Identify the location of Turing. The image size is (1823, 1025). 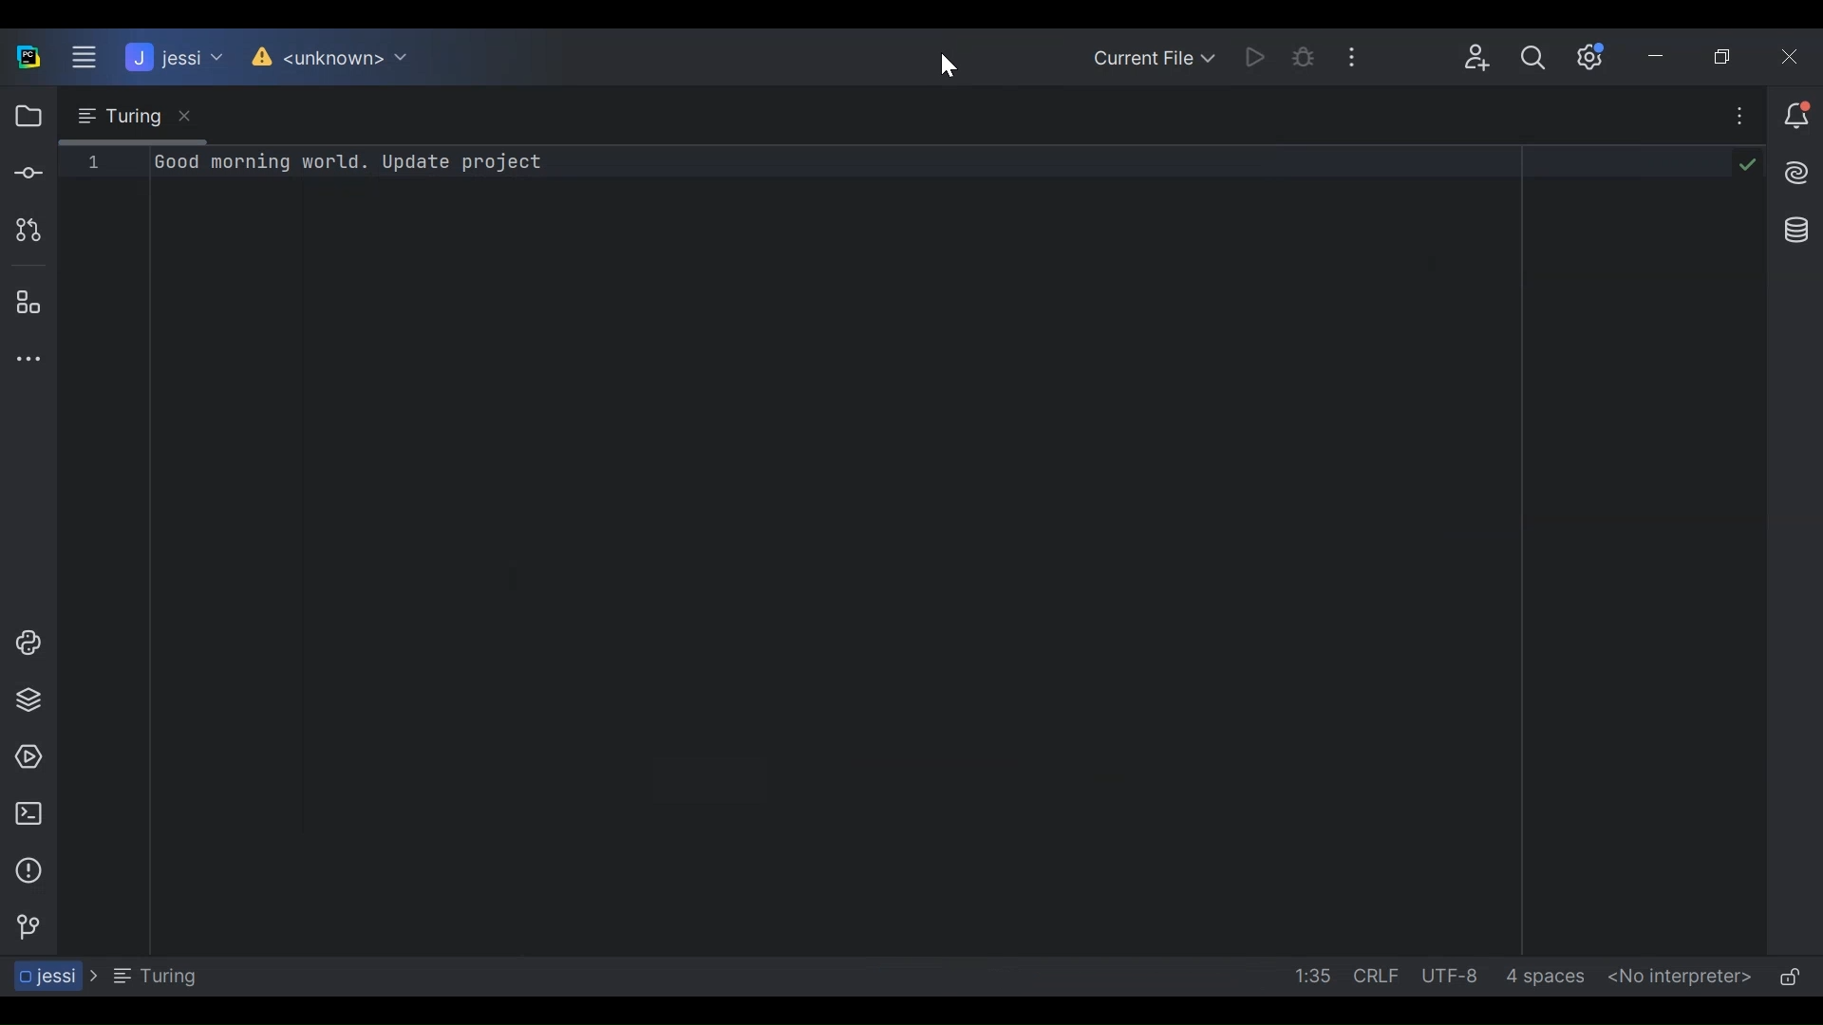
(130, 117).